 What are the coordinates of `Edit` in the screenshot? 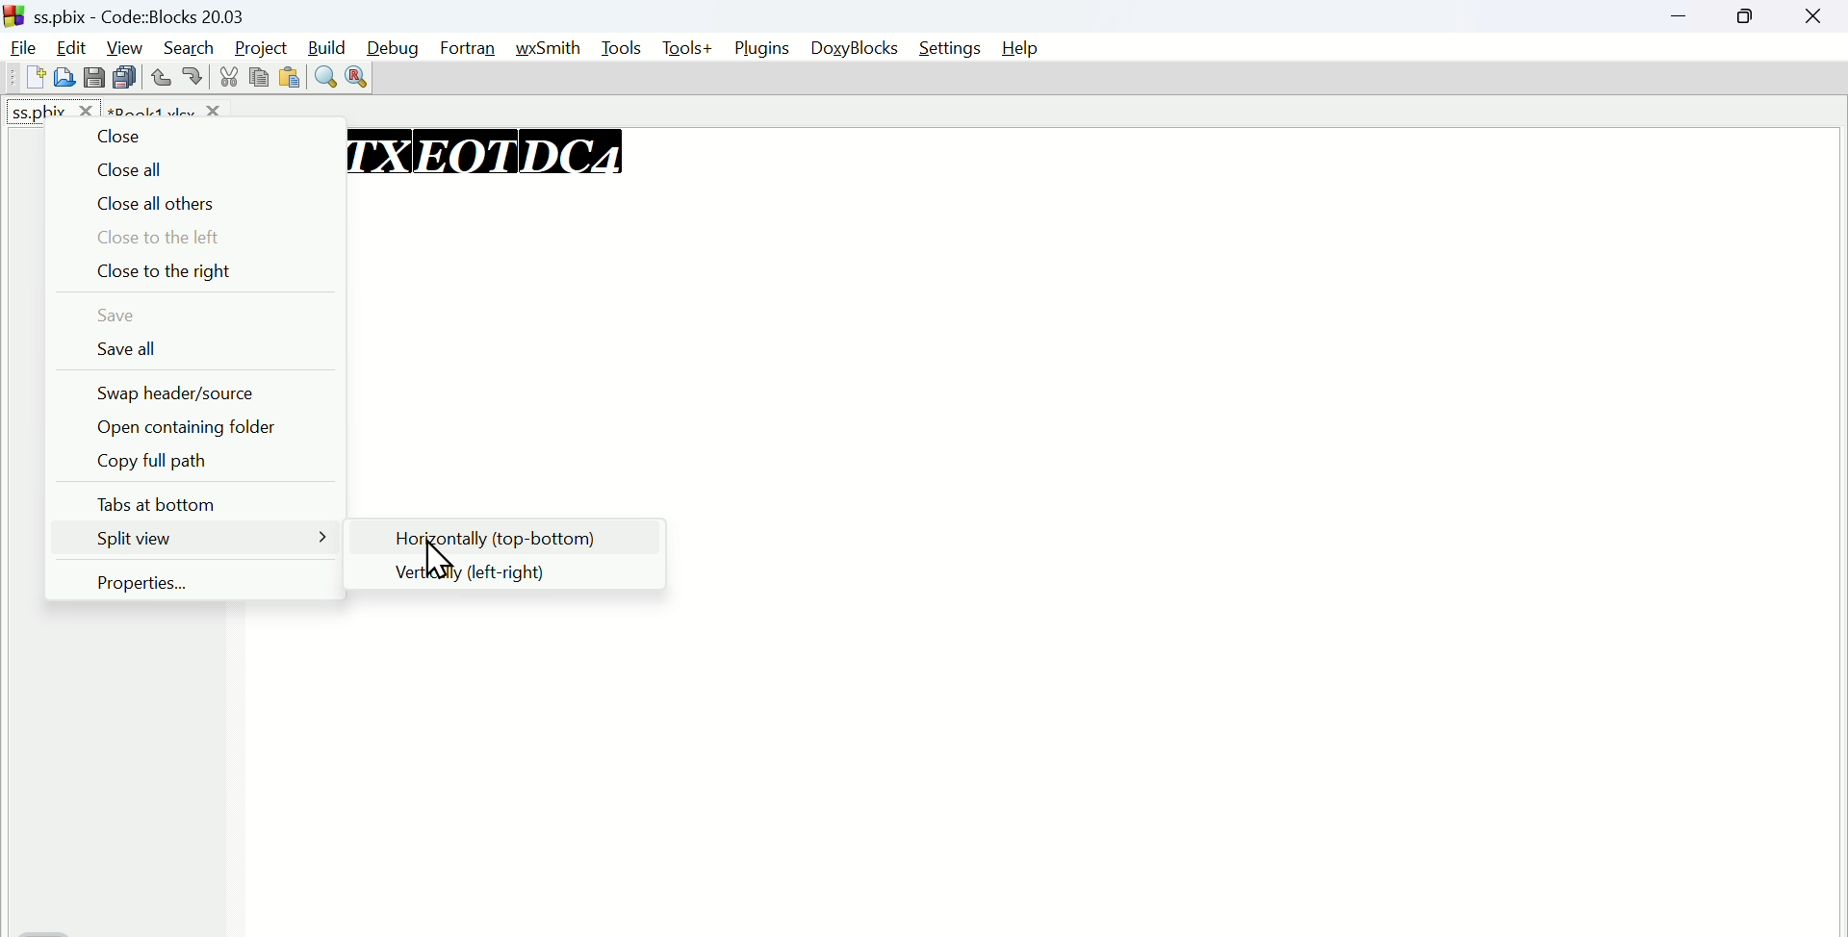 It's located at (74, 43).